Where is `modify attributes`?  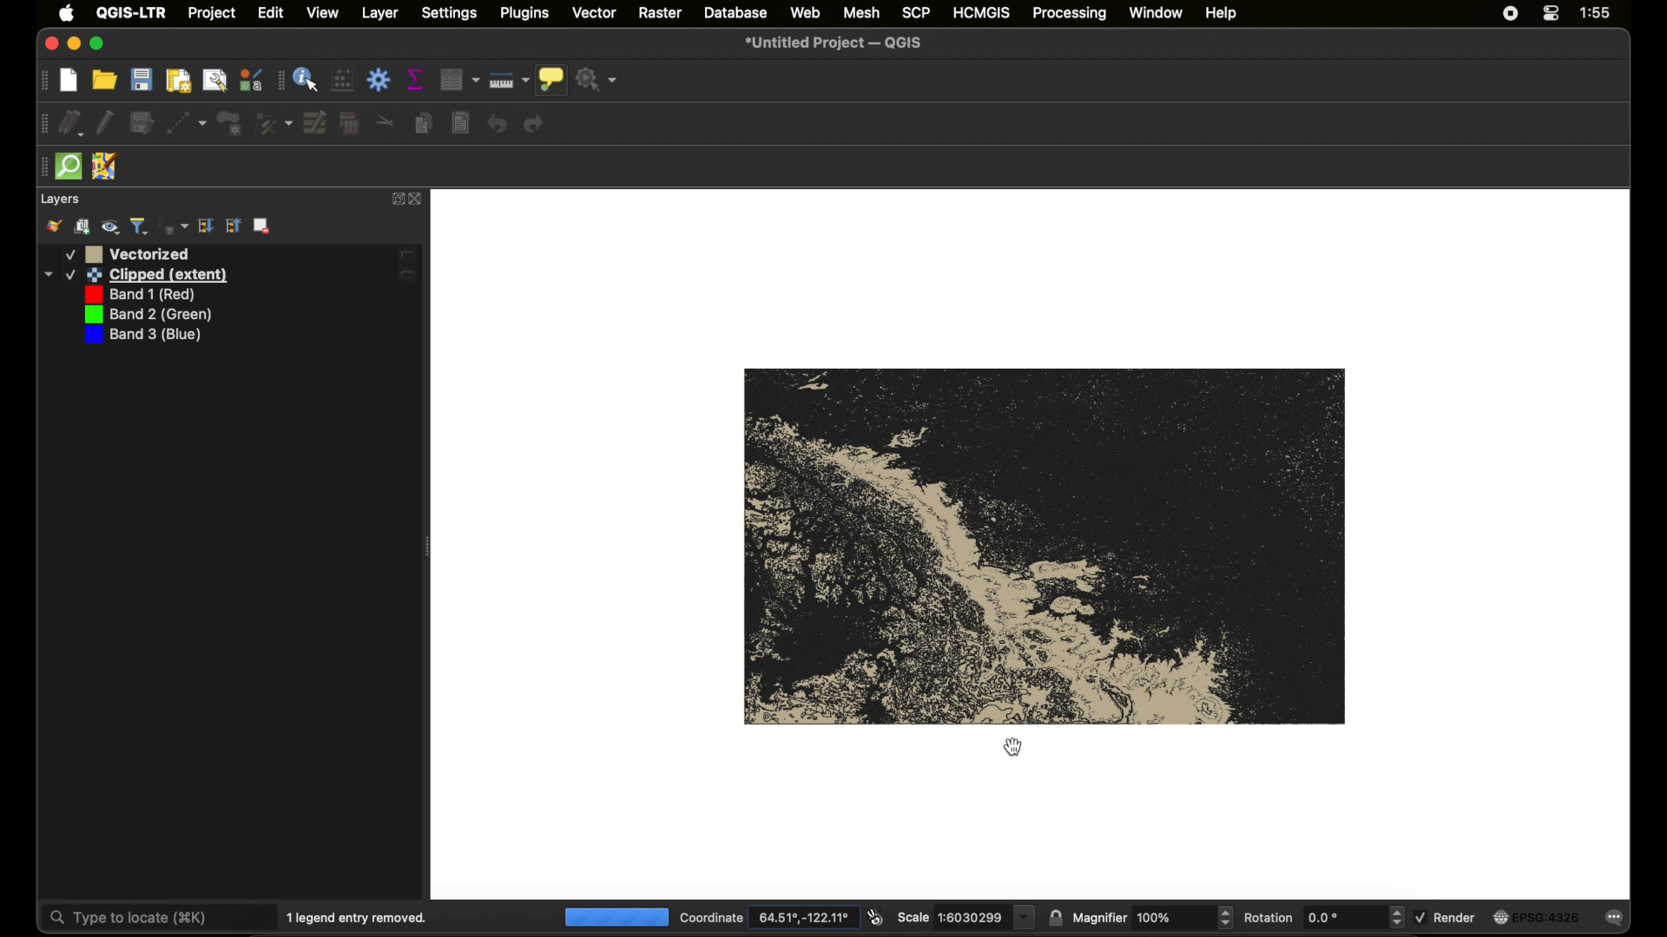 modify attributes is located at coordinates (313, 122).